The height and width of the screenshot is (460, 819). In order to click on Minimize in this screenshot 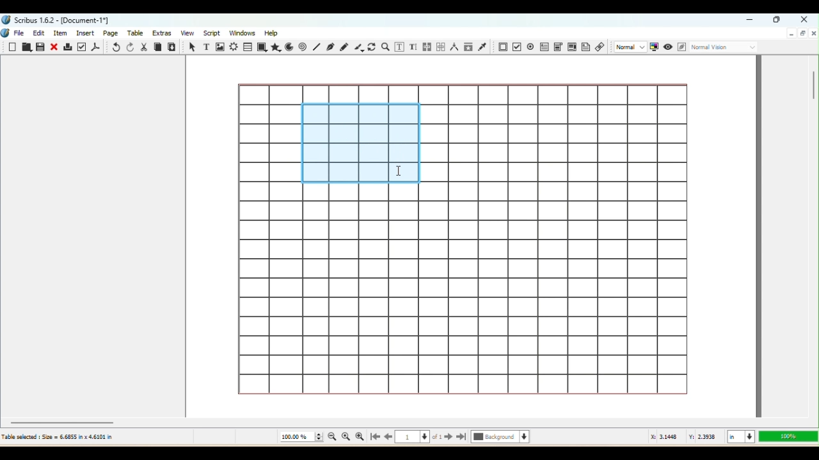, I will do `click(752, 20)`.